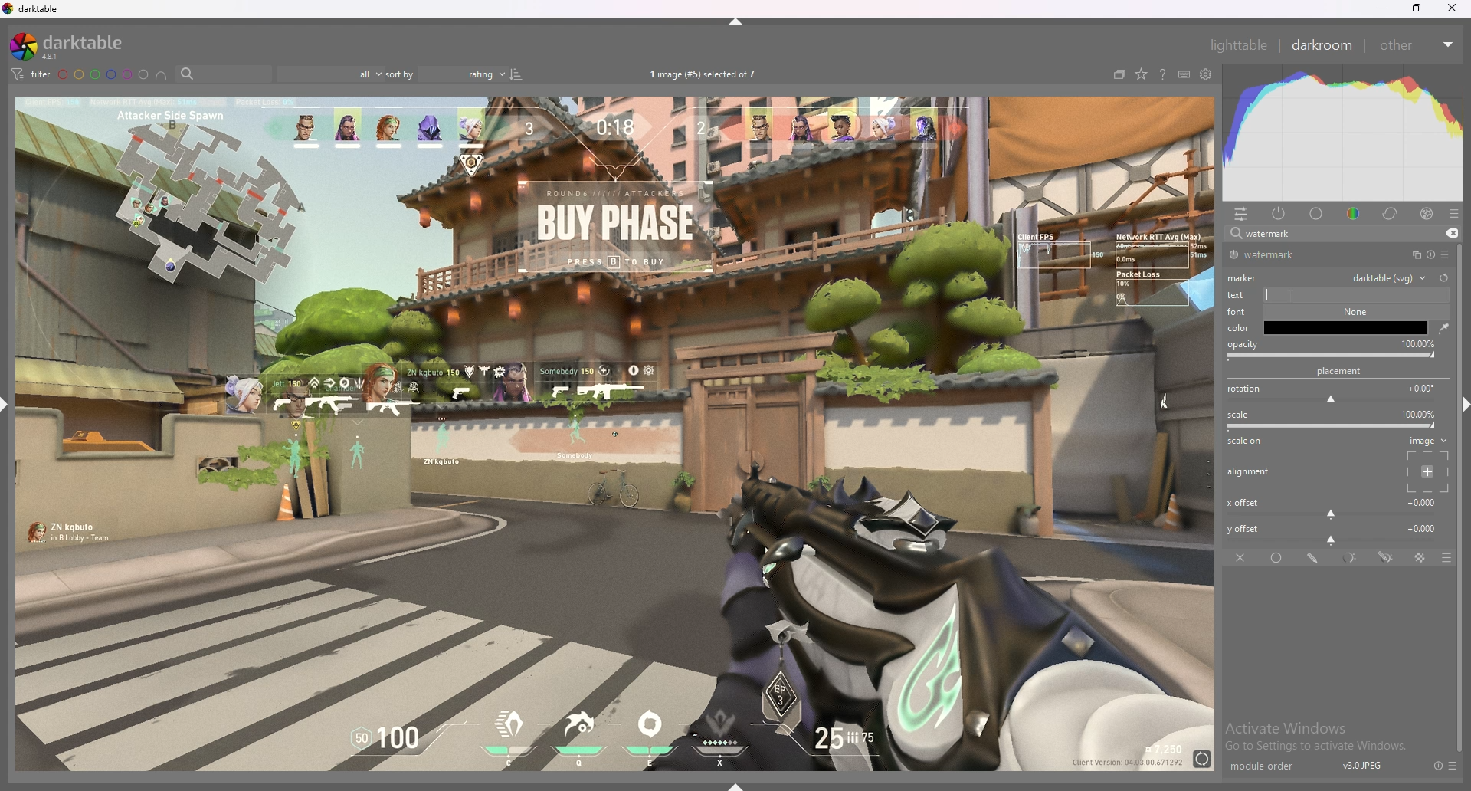 This screenshot has width=1471, height=791. I want to click on photo, so click(614, 432).